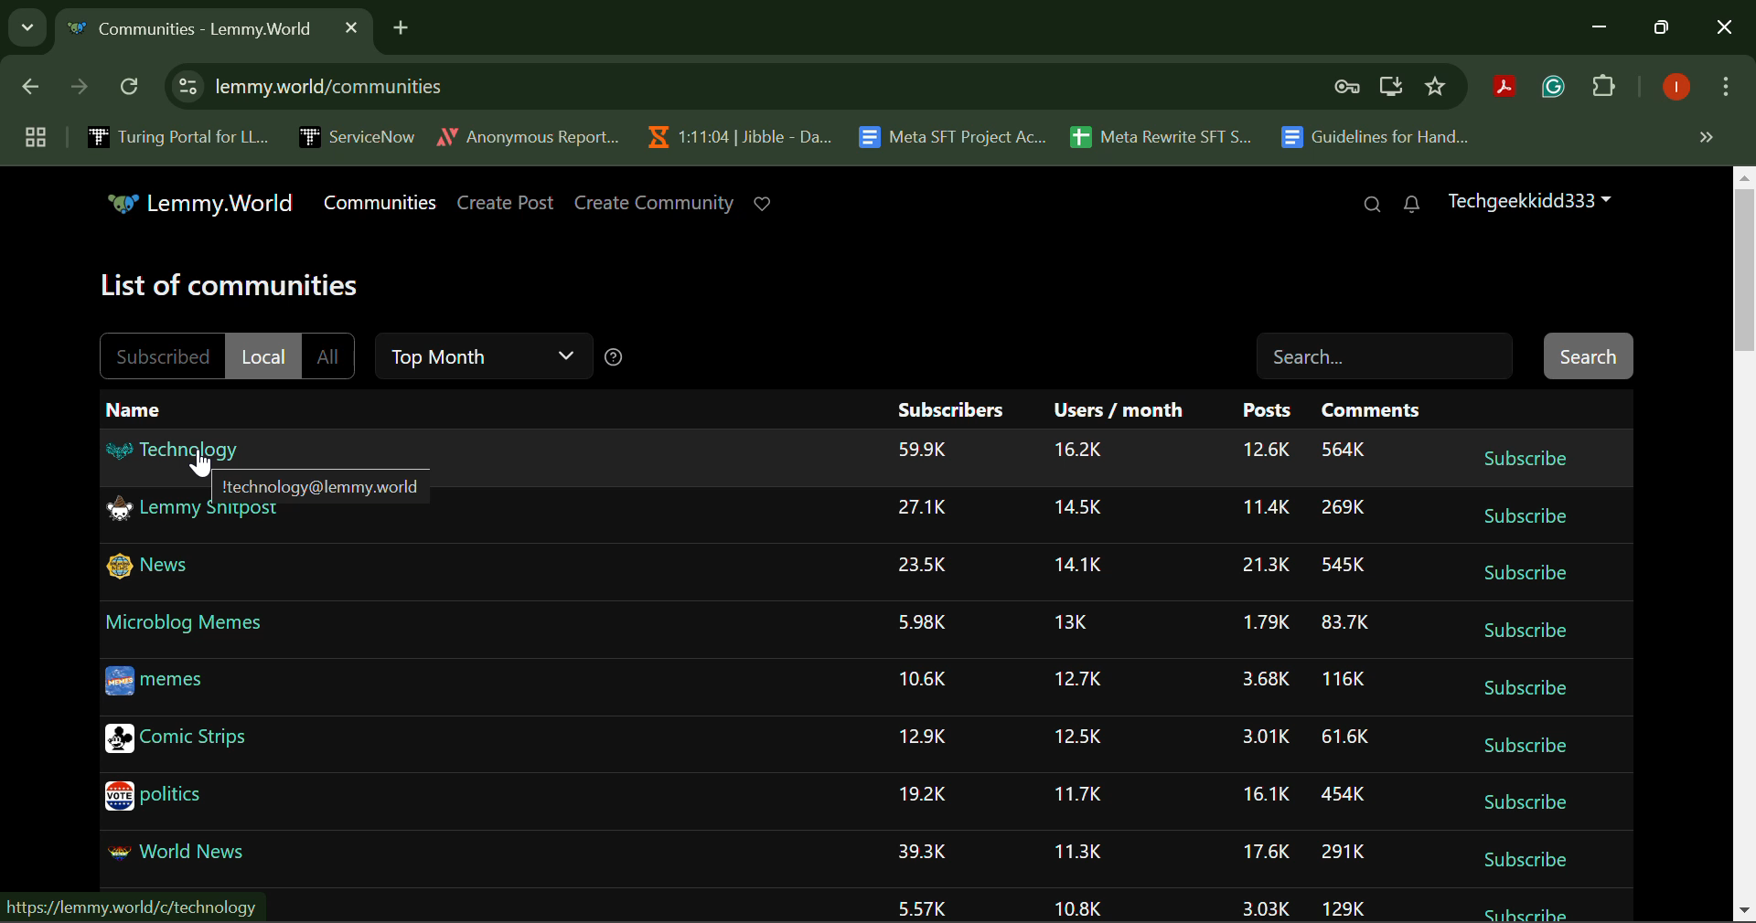 This screenshot has width=1756, height=923. Describe the element at coordinates (175, 136) in the screenshot. I see `Turing Portal for LLM` at that location.